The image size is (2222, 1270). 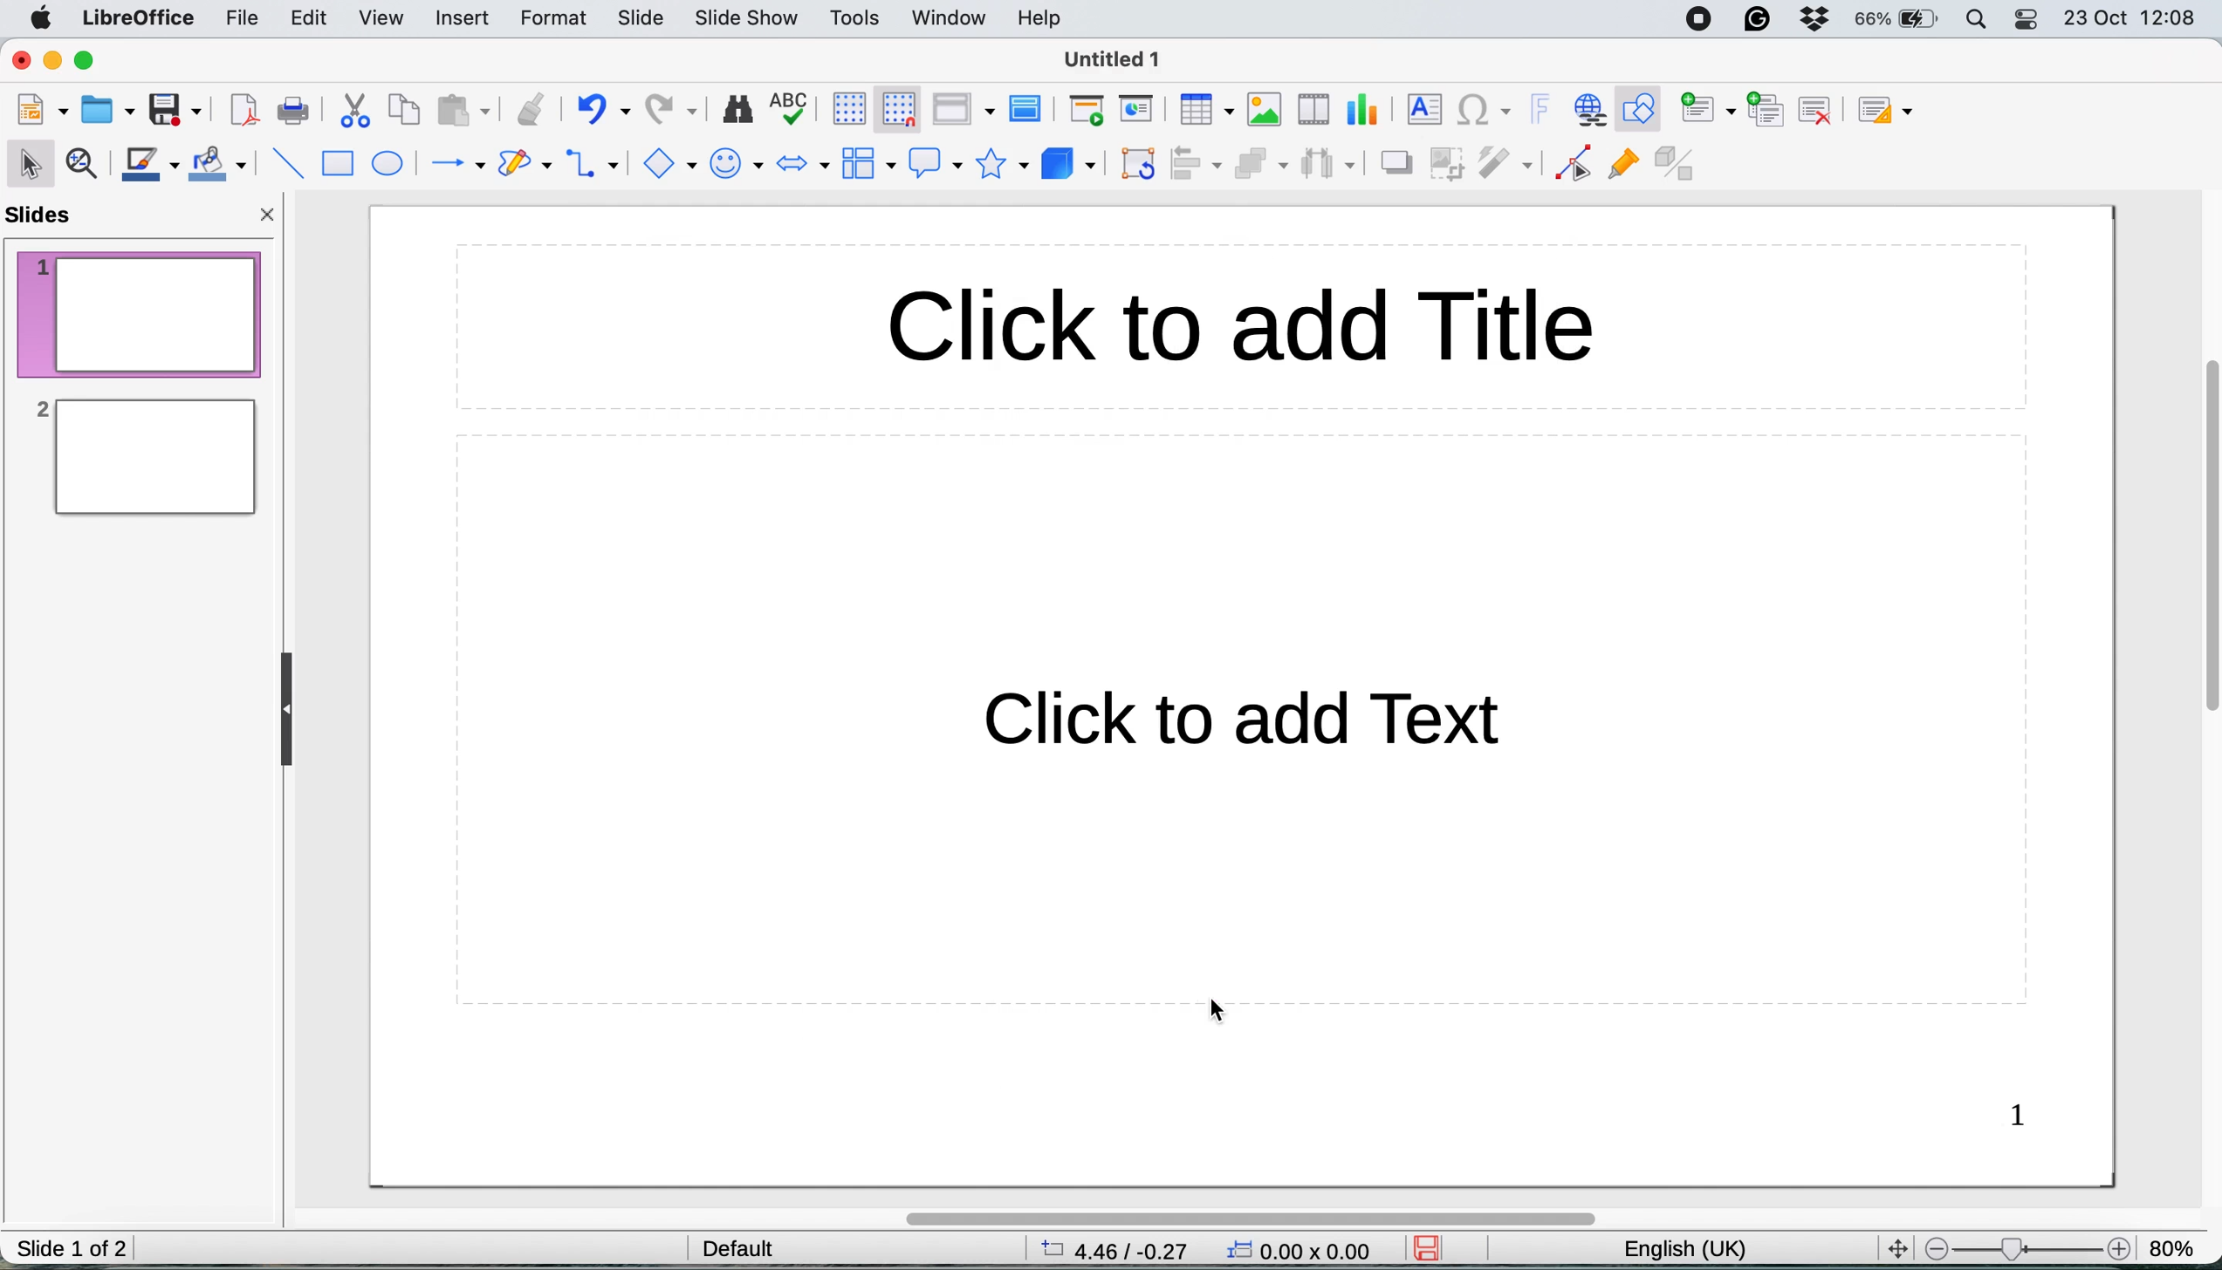 I want to click on cursor, so click(x=1211, y=1010).